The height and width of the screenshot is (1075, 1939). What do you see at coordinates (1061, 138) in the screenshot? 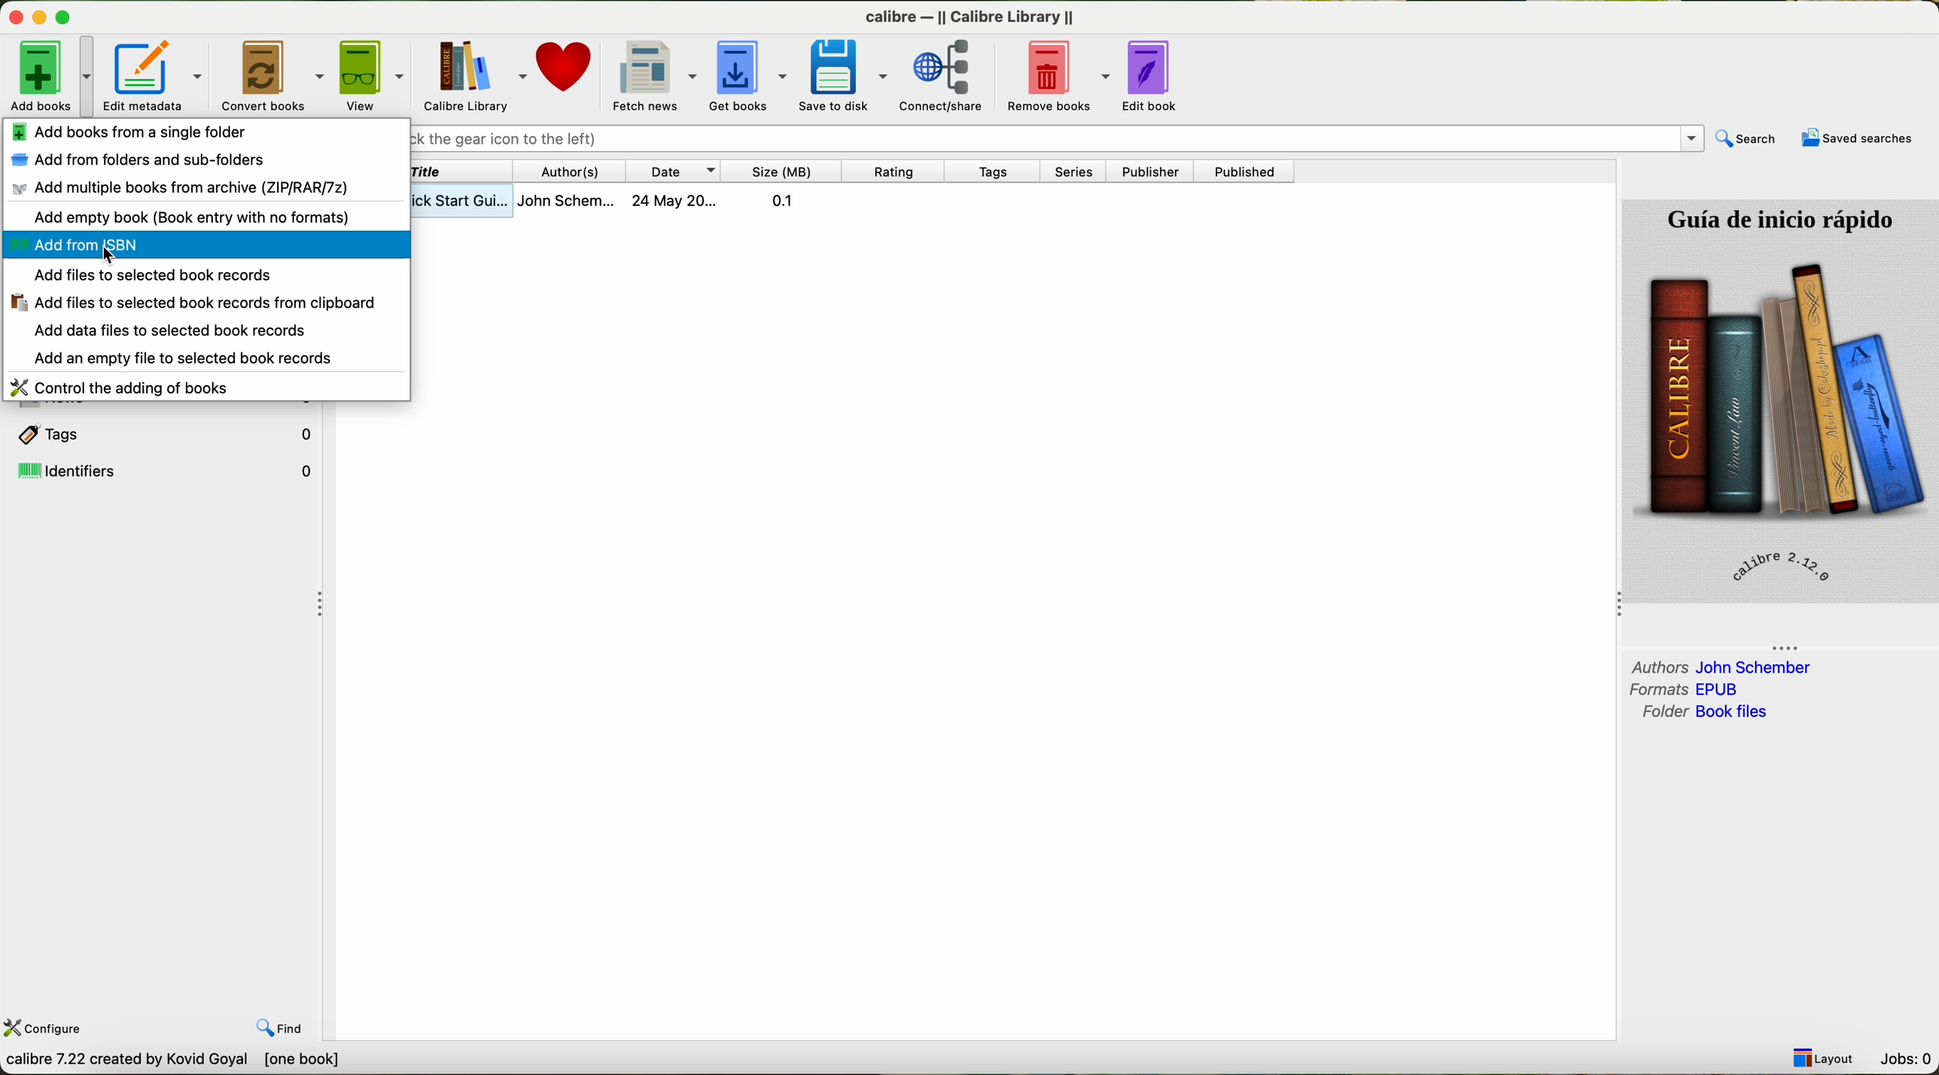
I see `searrch bar` at bounding box center [1061, 138].